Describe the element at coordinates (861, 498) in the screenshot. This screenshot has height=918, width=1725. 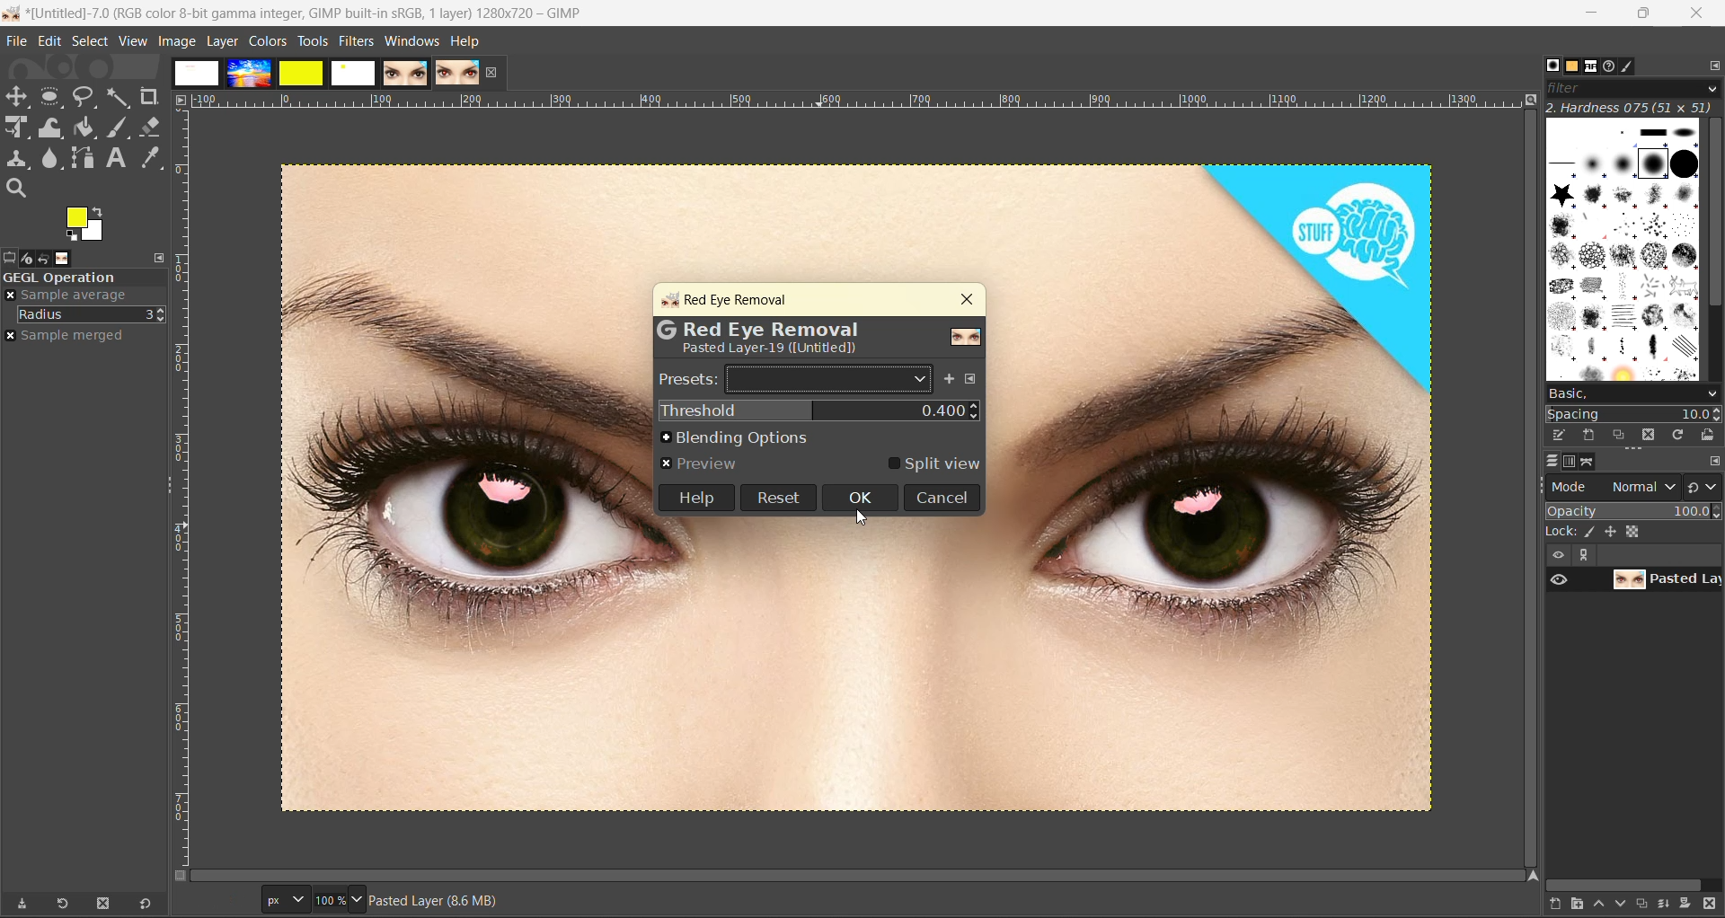
I see `ok` at that location.